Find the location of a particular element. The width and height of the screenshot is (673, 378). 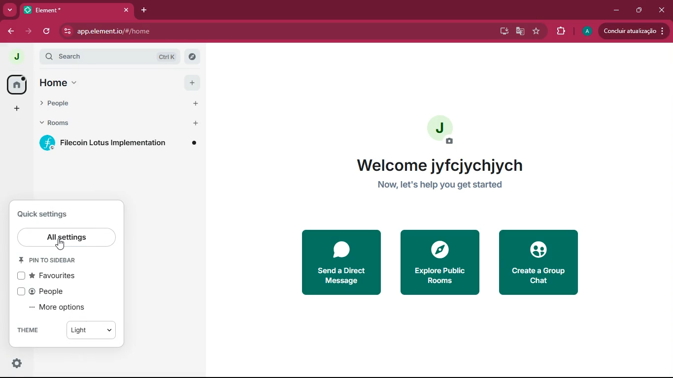

all settings is located at coordinates (66, 237).